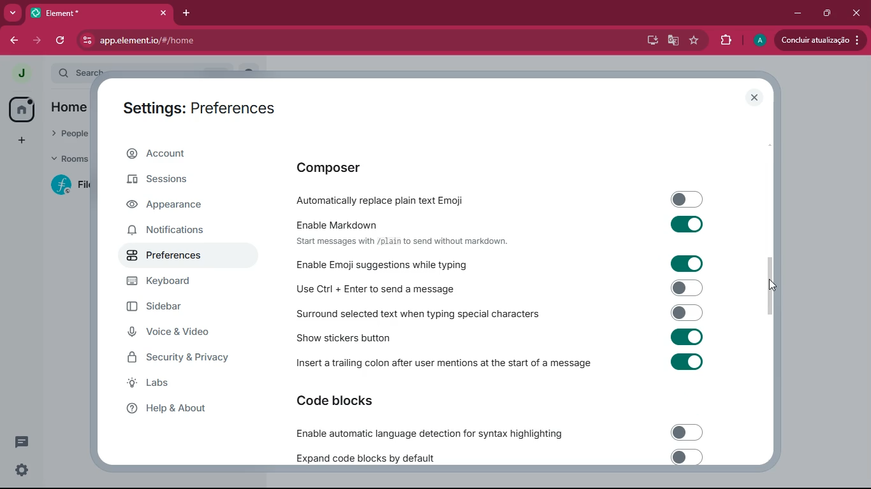  What do you see at coordinates (366, 167) in the screenshot?
I see `composer` at bounding box center [366, 167].